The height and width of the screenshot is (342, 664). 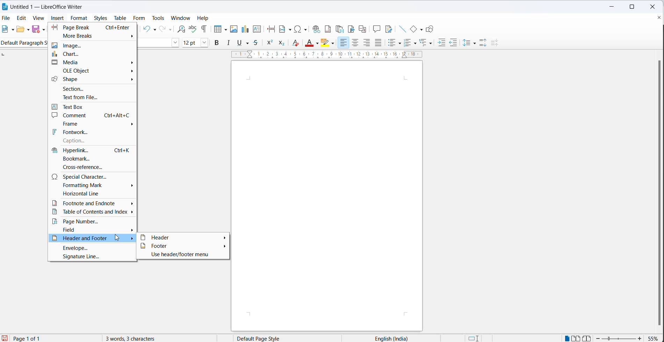 What do you see at coordinates (90, 194) in the screenshot?
I see `horizontal line` at bounding box center [90, 194].